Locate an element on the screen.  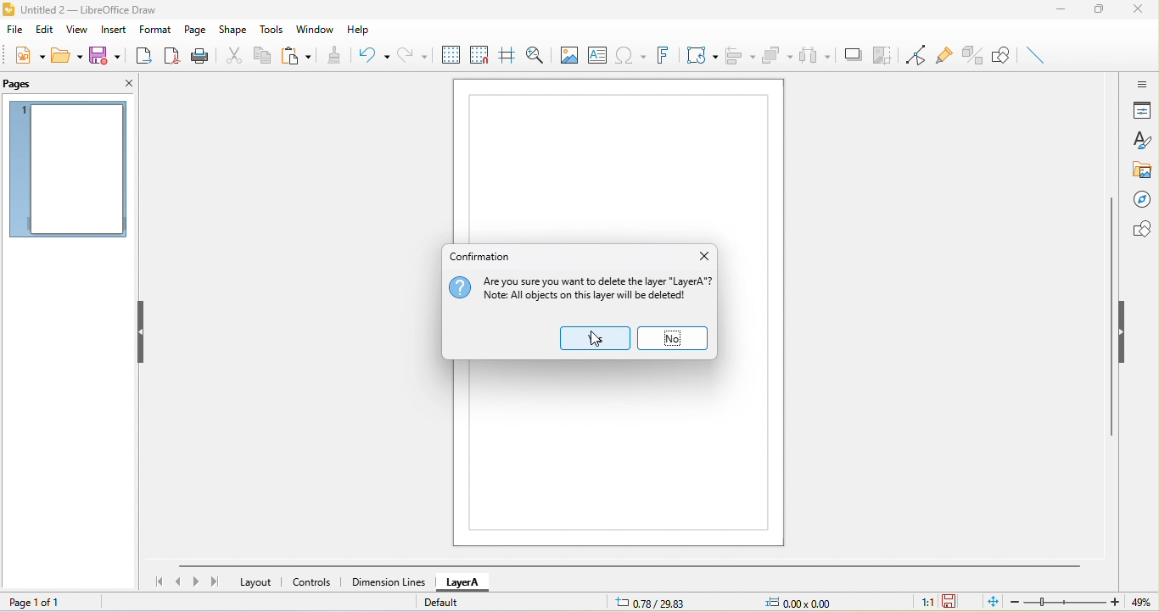
export directly as pdf is located at coordinates (171, 53).